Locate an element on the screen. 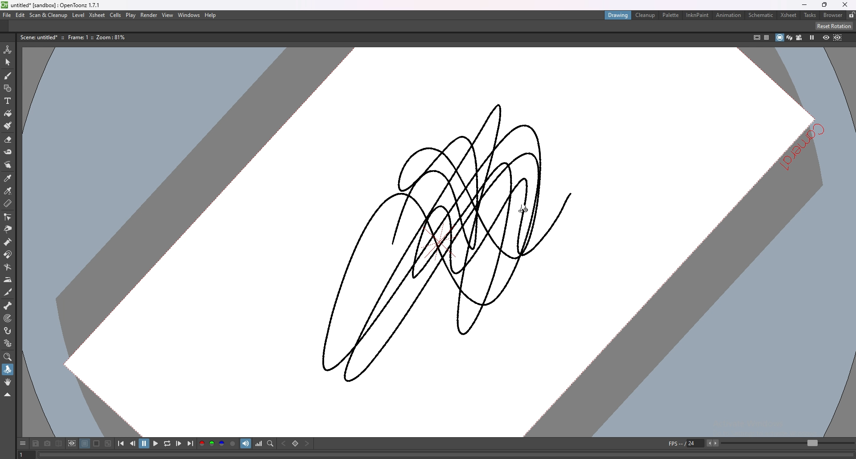 The width and height of the screenshot is (856, 459). camera stand view is located at coordinates (779, 37).